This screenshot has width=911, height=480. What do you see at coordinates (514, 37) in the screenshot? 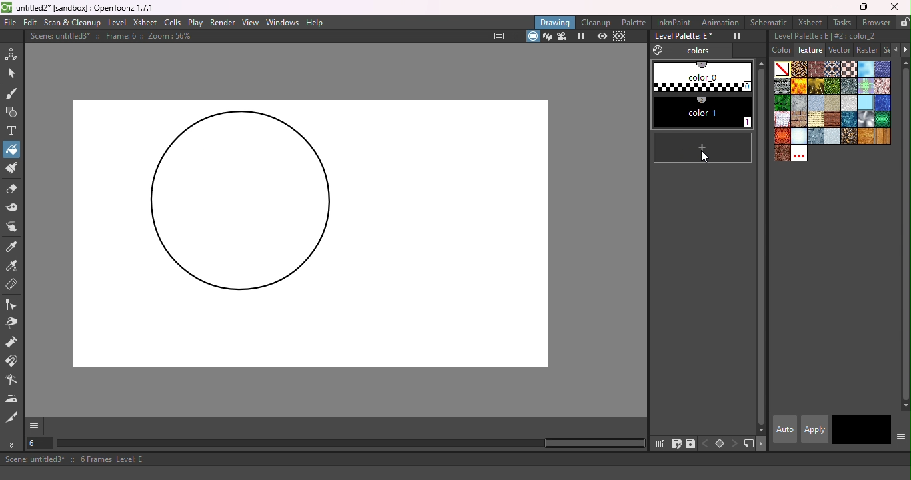
I see `Field guide` at bounding box center [514, 37].